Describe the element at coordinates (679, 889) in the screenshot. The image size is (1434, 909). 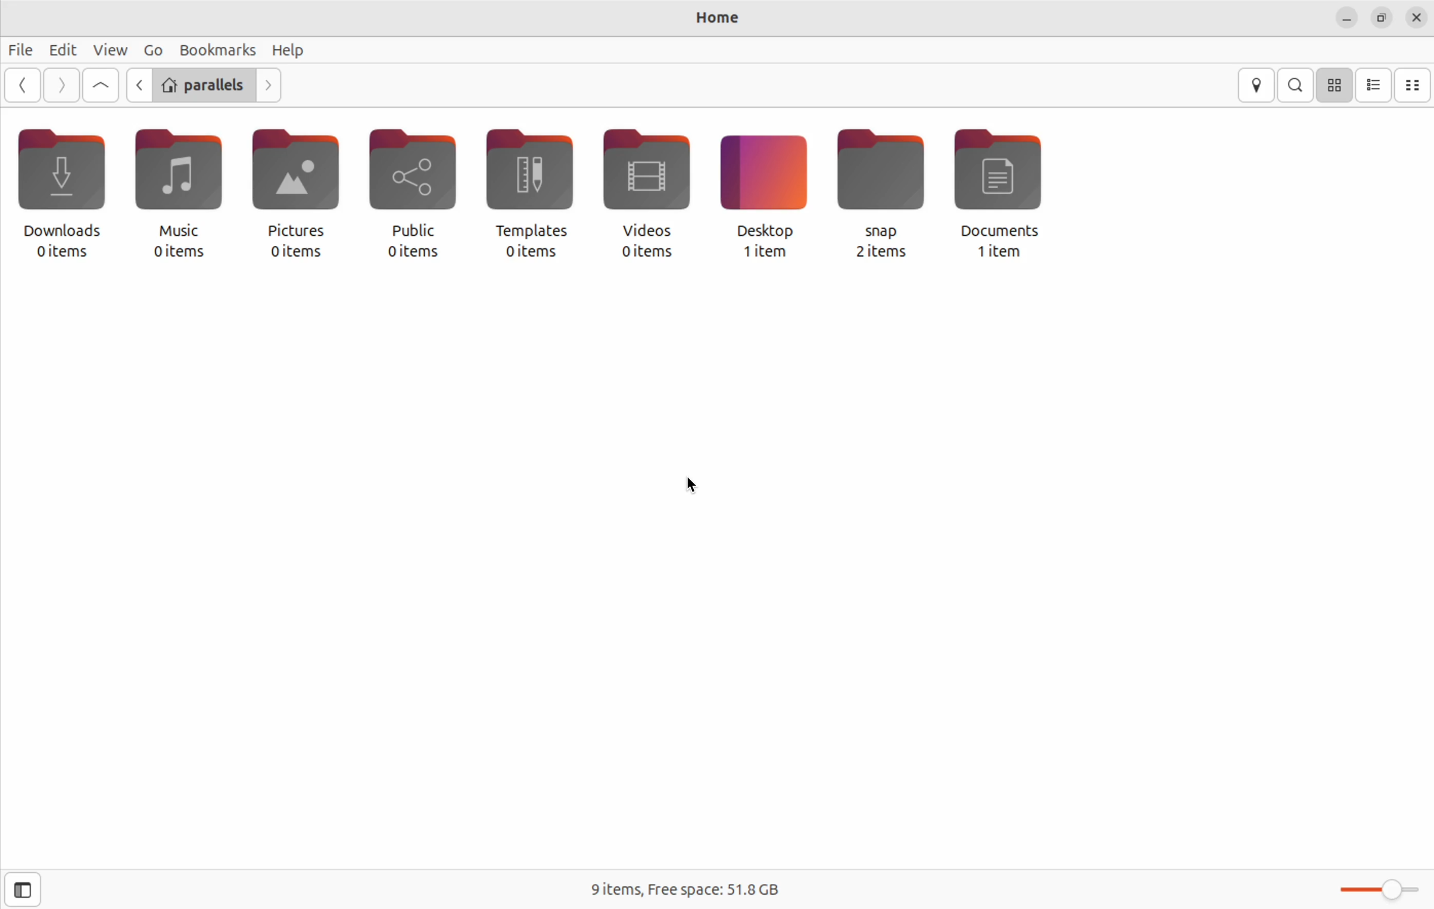
I see `9 items free space 51.8 Gb` at that location.